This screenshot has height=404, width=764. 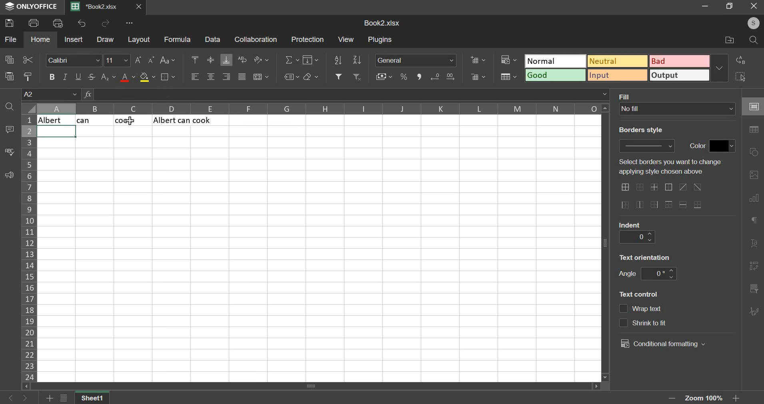 What do you see at coordinates (478, 59) in the screenshot?
I see `add cells` at bounding box center [478, 59].